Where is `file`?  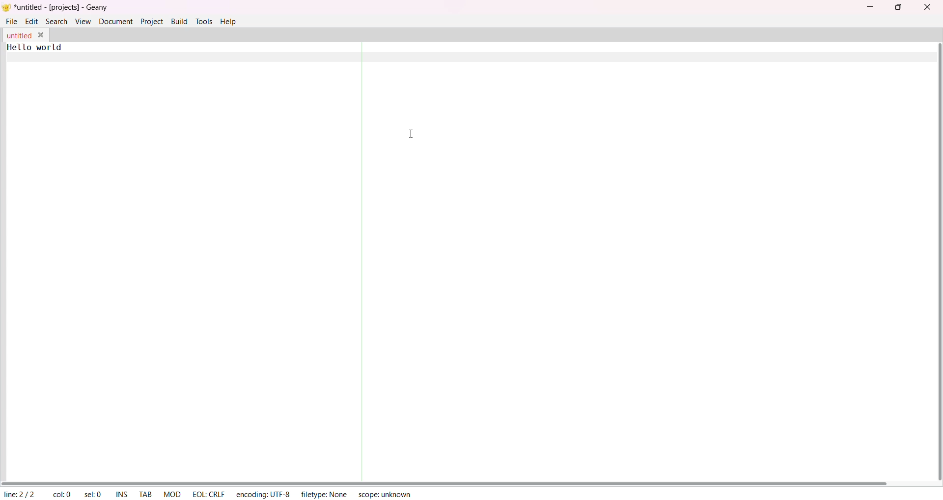 file is located at coordinates (12, 20).